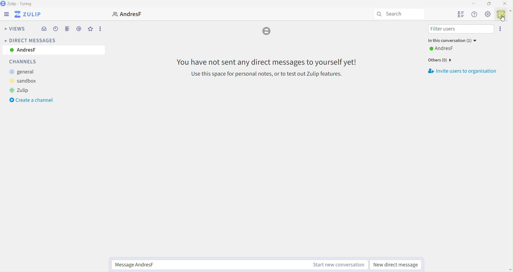 The width and height of the screenshot is (513, 272). What do you see at coordinates (125, 14) in the screenshot?
I see `User` at bounding box center [125, 14].